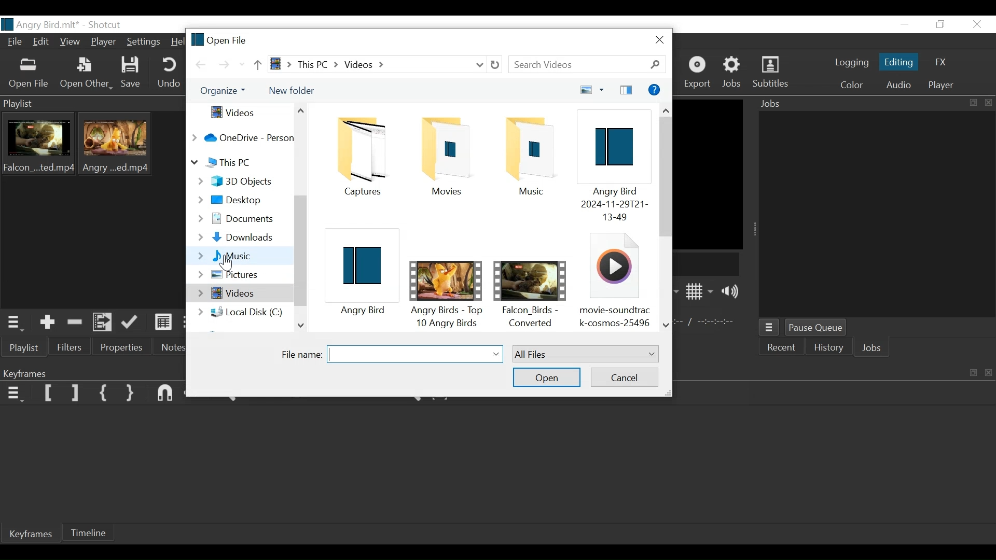 The image size is (996, 560). I want to click on Jobs Menu, so click(771, 328).